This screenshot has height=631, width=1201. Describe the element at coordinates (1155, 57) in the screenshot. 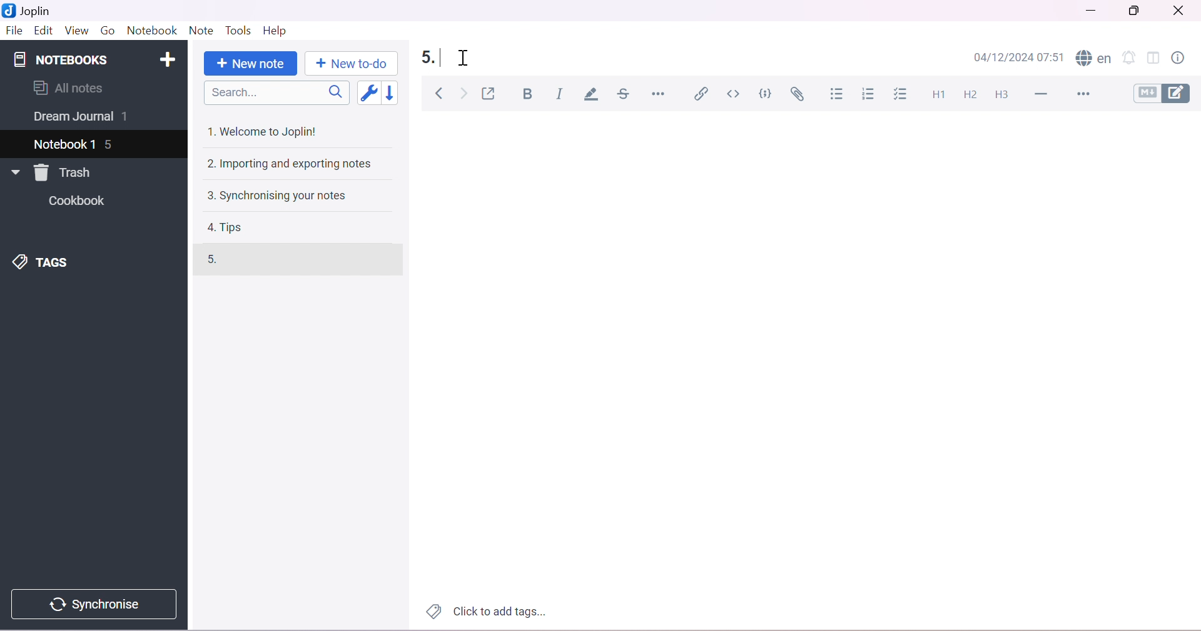

I see `Toggle editor layout` at that location.